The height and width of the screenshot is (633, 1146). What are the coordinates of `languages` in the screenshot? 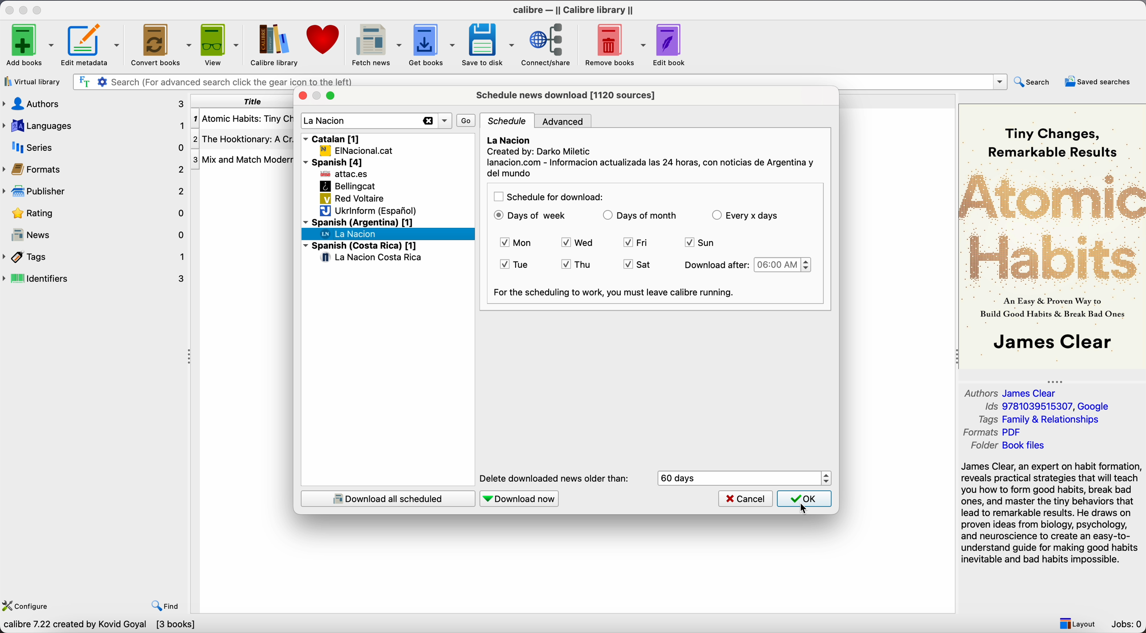 It's located at (95, 126).